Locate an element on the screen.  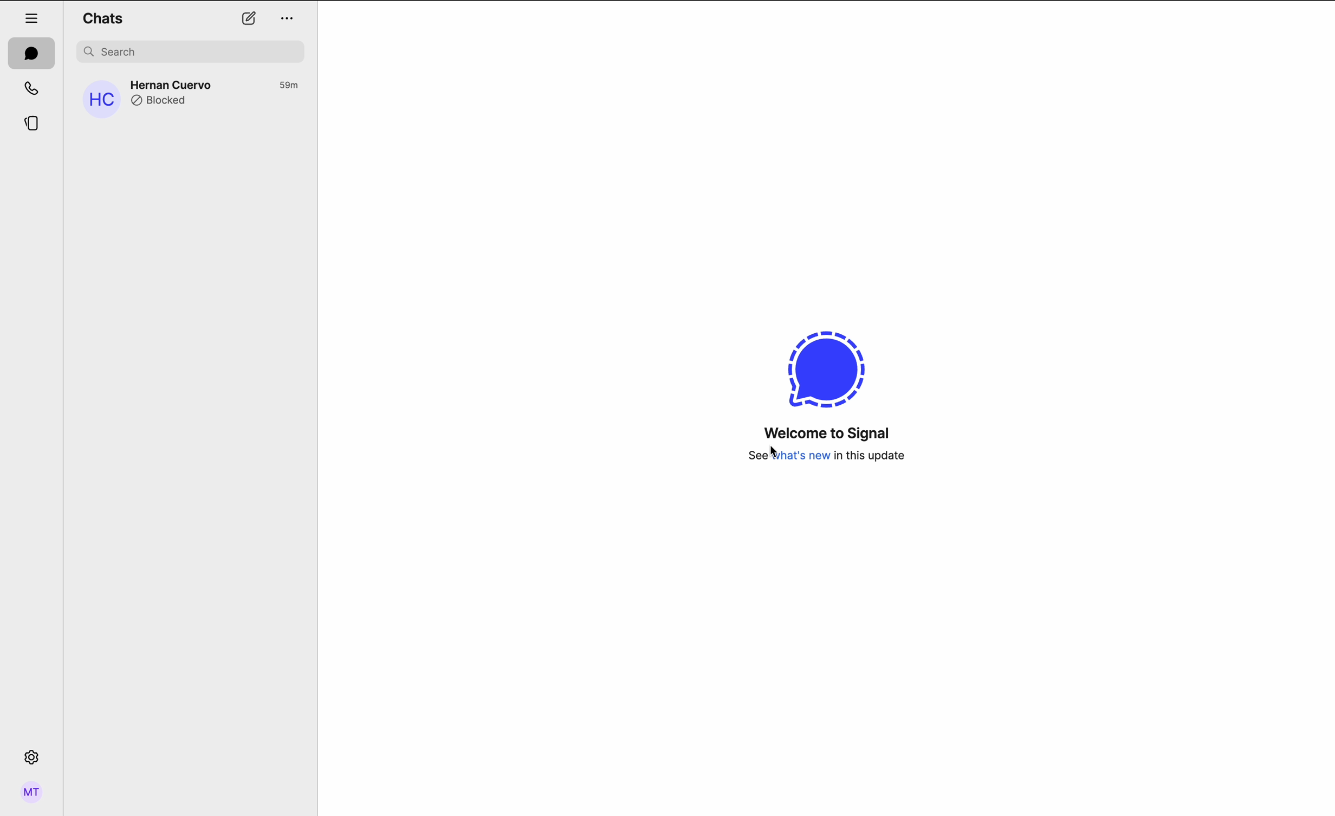
chats is located at coordinates (31, 53).